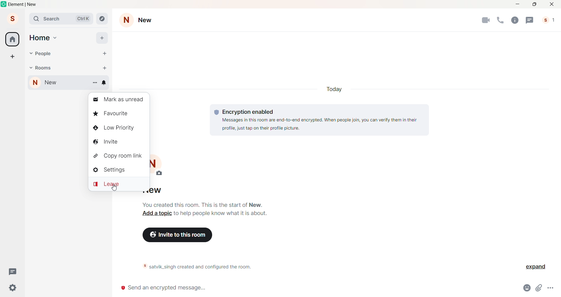 This screenshot has height=297, width=561. I want to click on Today, so click(336, 89).